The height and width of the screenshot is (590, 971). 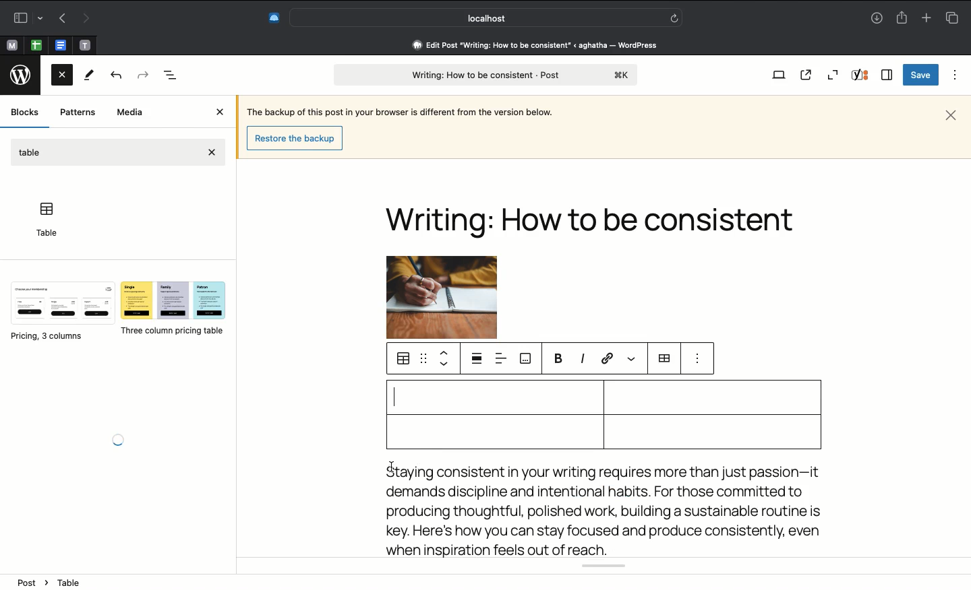 What do you see at coordinates (632, 360) in the screenshot?
I see `more` at bounding box center [632, 360].